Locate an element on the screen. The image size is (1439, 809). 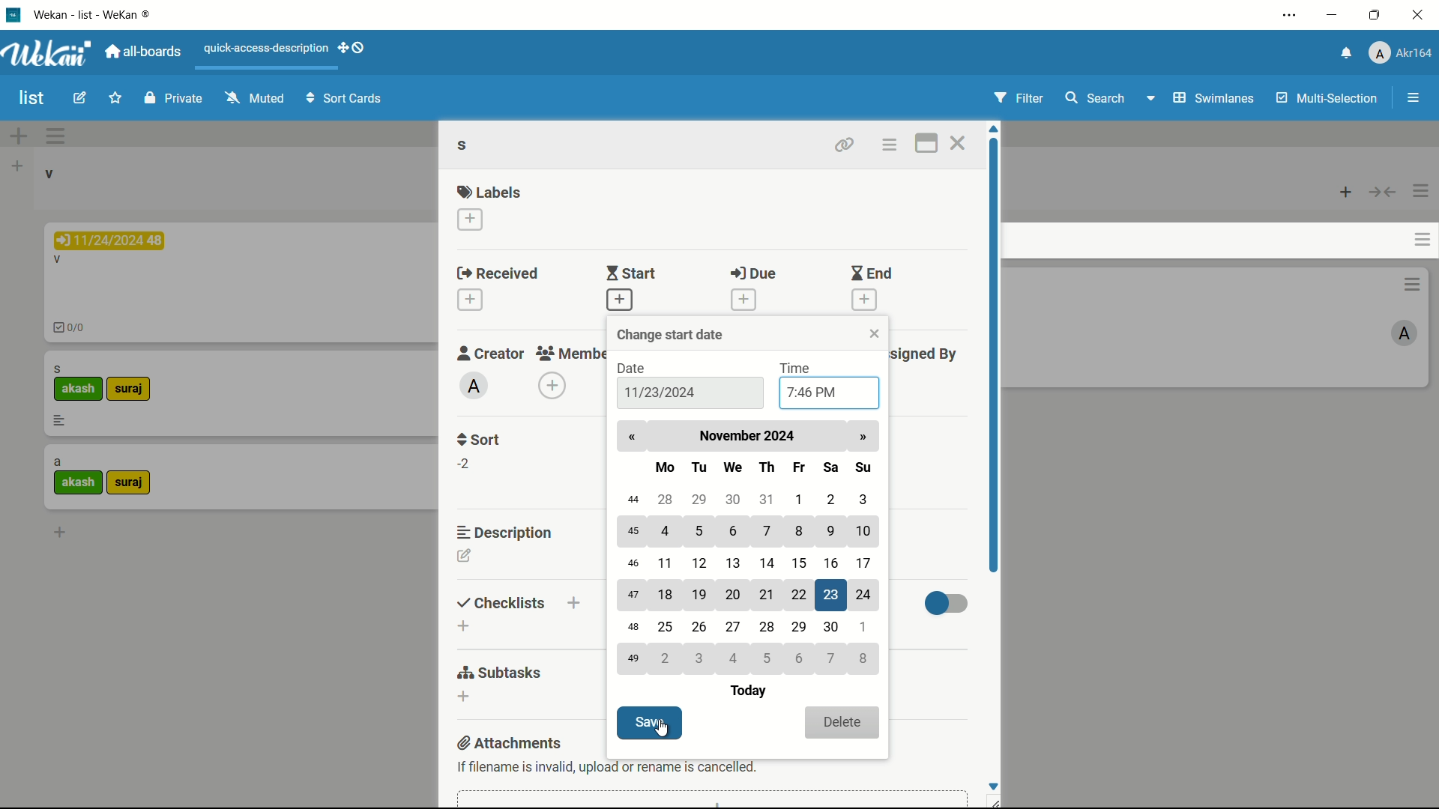
creator is located at coordinates (487, 353).